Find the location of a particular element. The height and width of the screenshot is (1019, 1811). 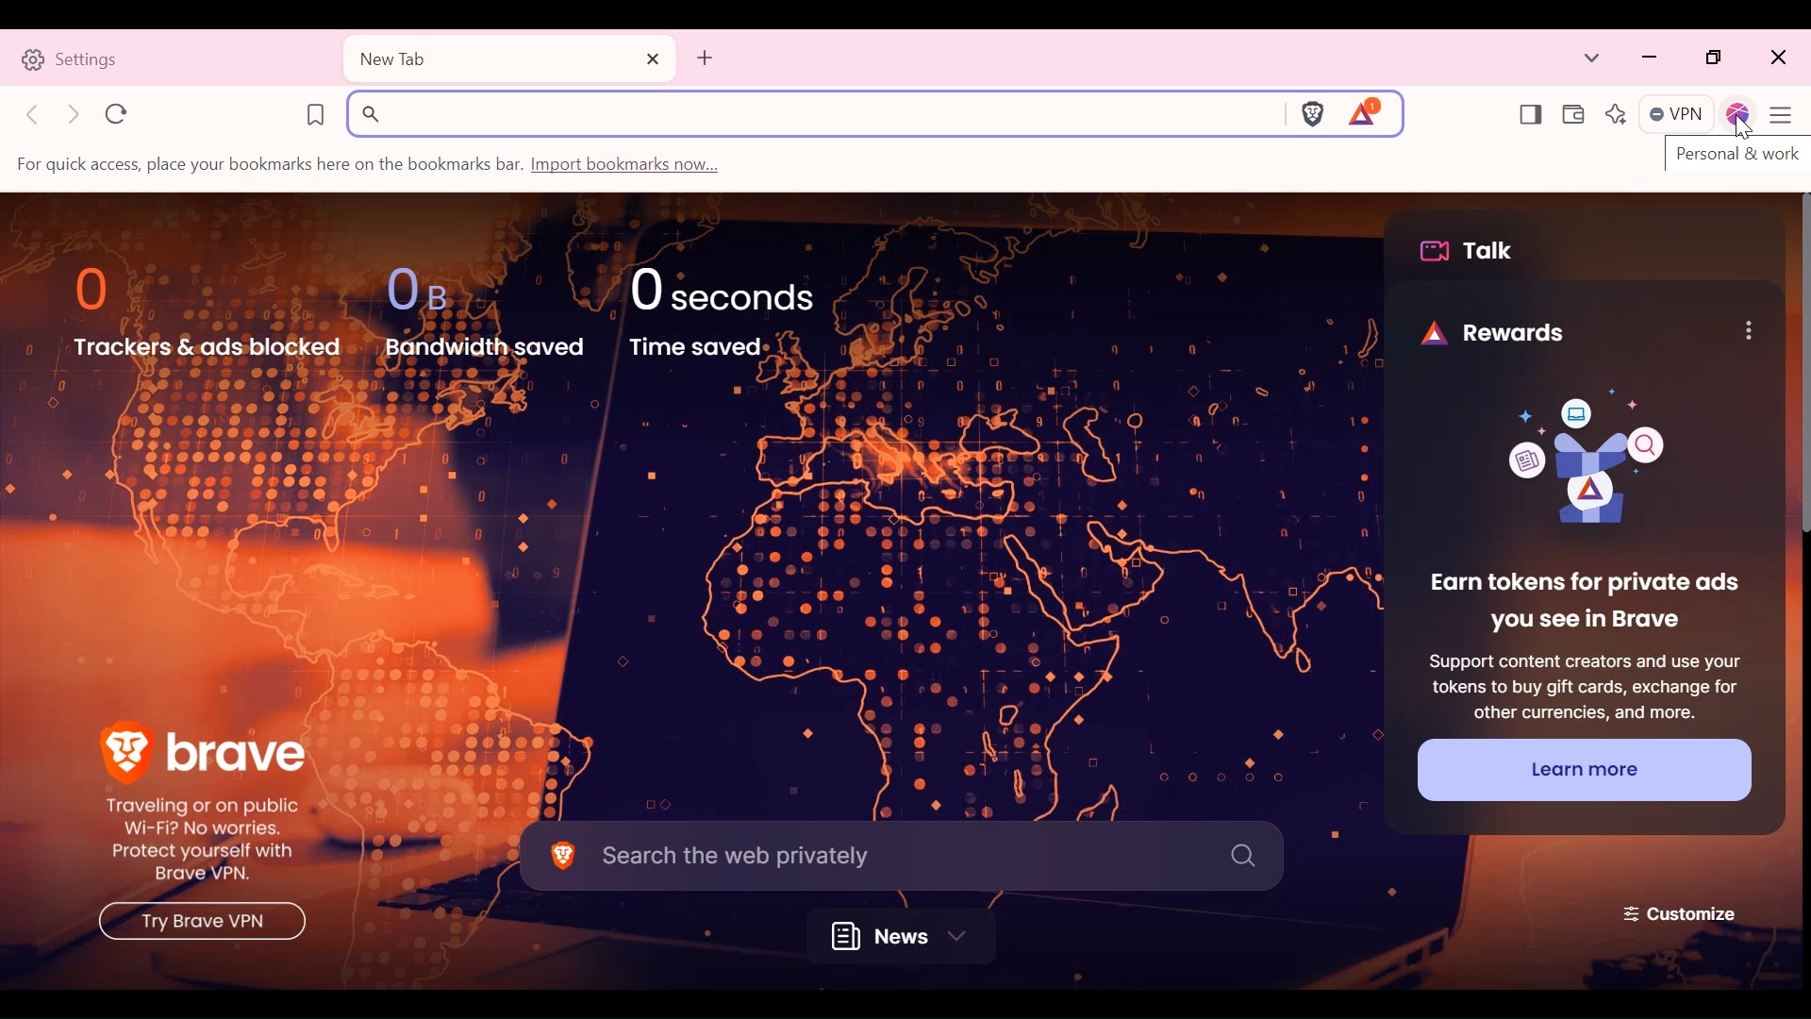

Earn tokens for private ads you see in breave is located at coordinates (1582, 603).